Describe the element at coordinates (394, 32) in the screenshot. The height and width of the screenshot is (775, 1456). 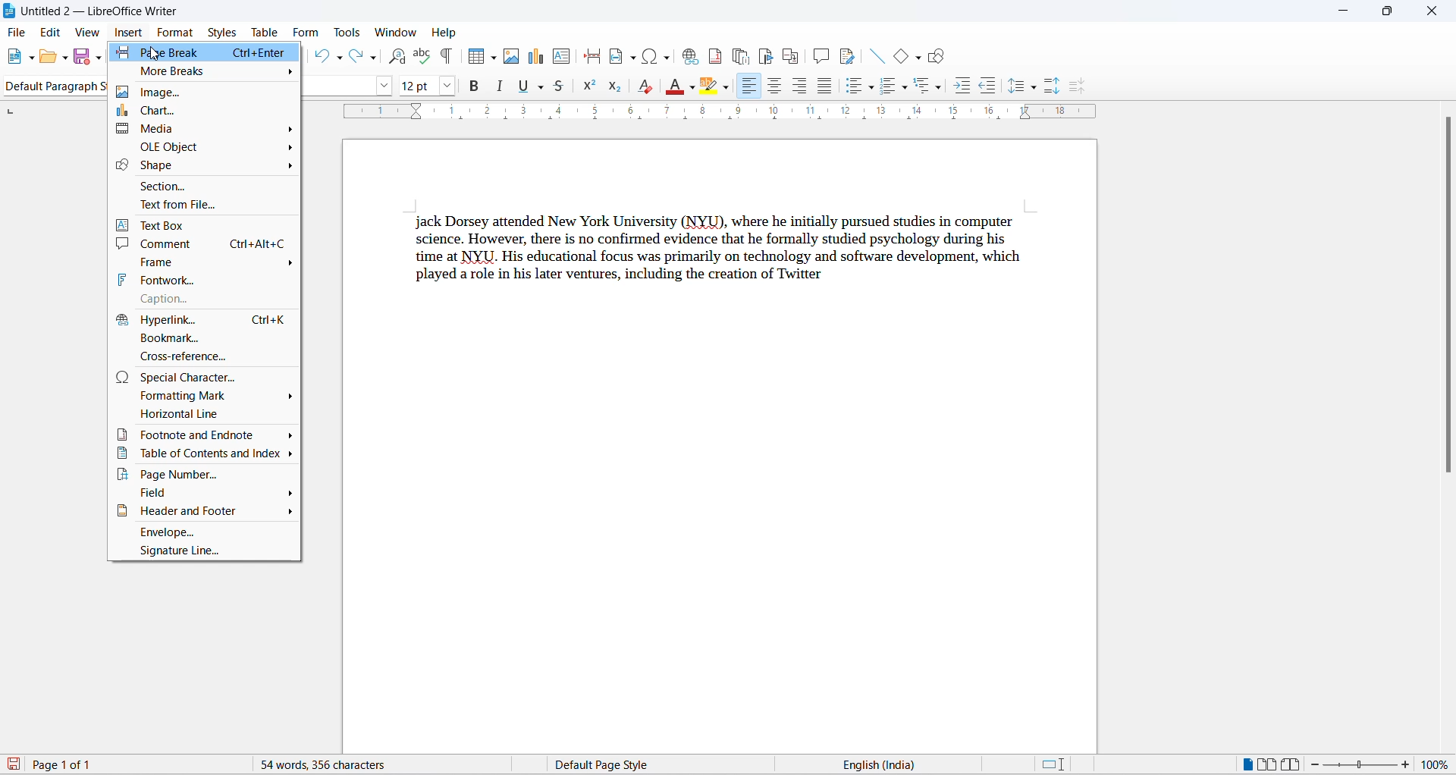
I see `window` at that location.